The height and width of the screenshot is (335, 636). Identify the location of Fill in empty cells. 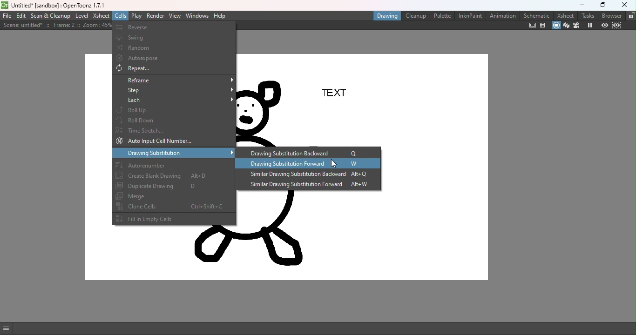
(175, 221).